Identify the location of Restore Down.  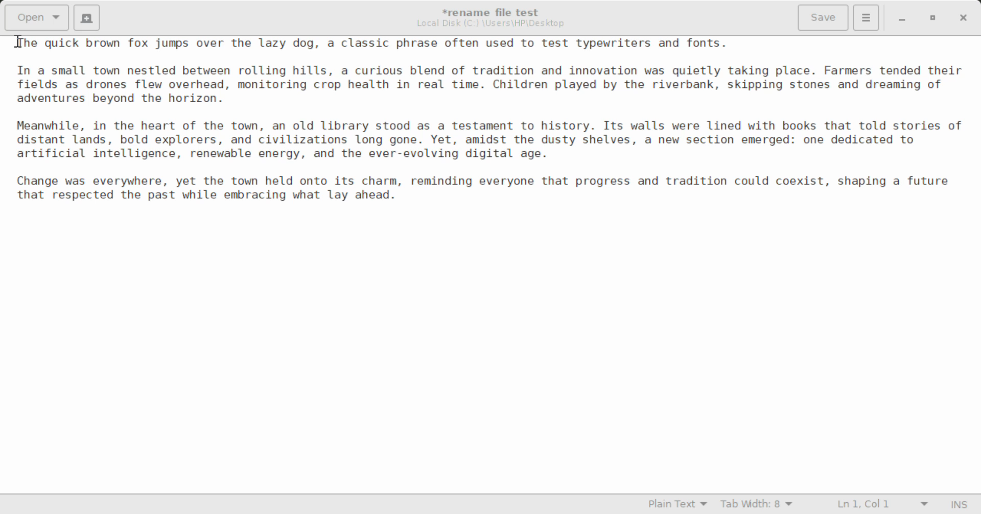
(902, 19).